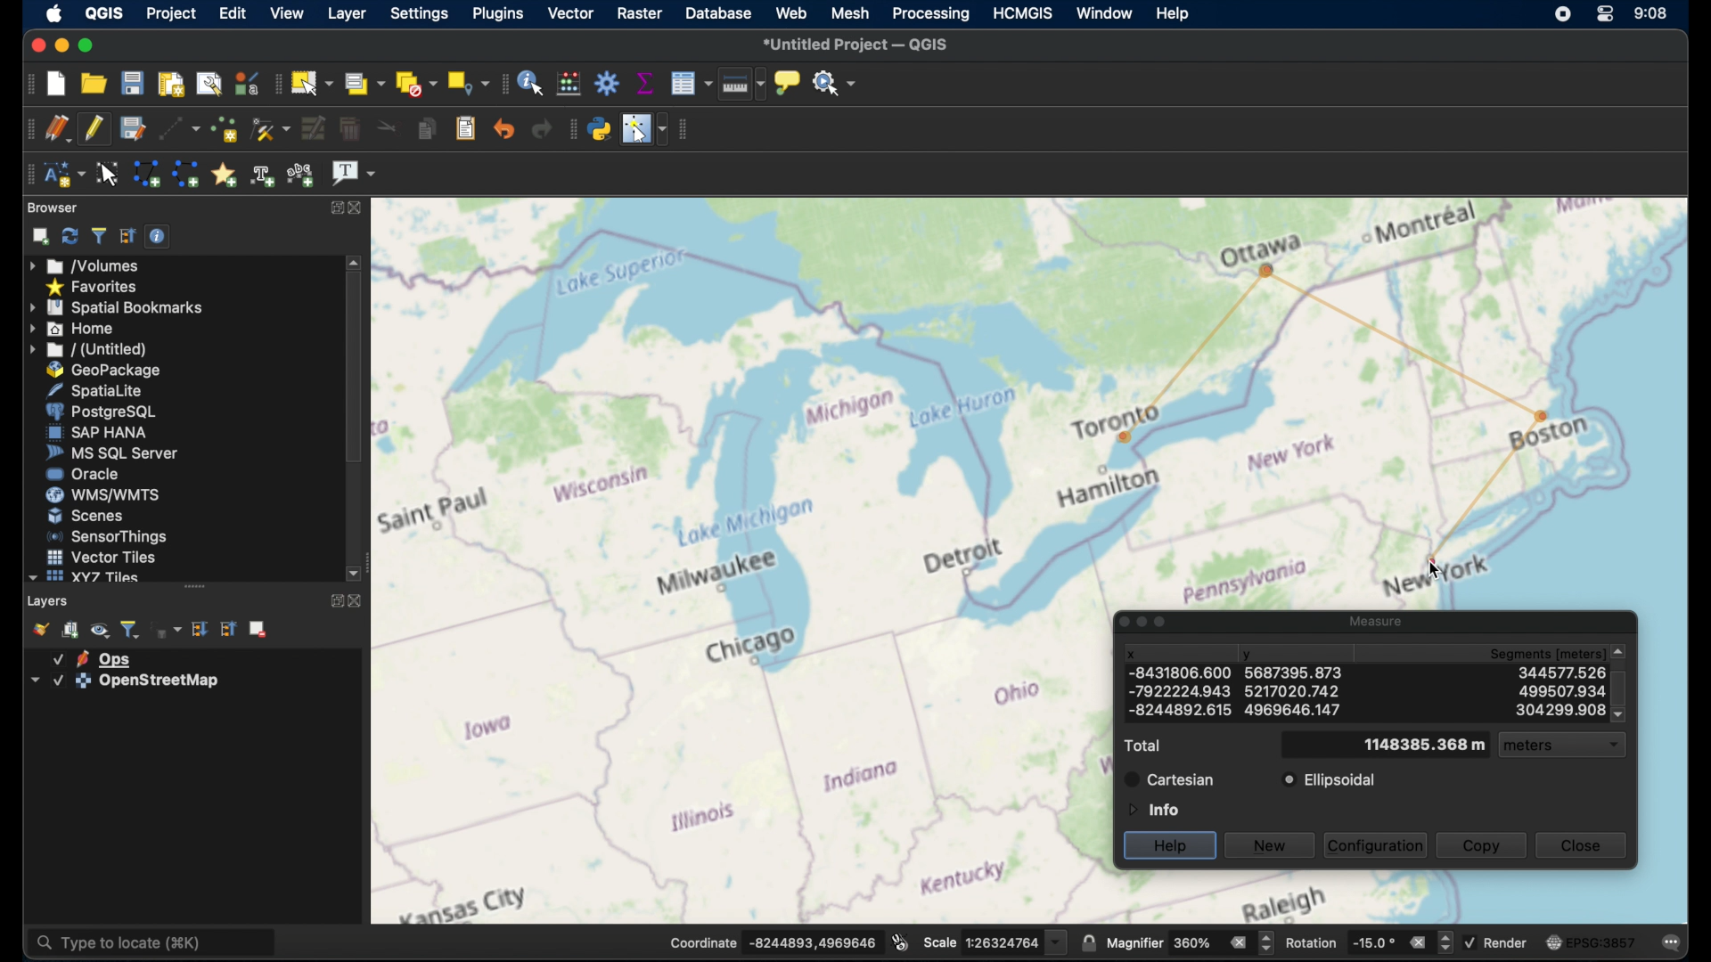 This screenshot has height=962, width=1711. I want to click on magnifier, so click(1190, 942).